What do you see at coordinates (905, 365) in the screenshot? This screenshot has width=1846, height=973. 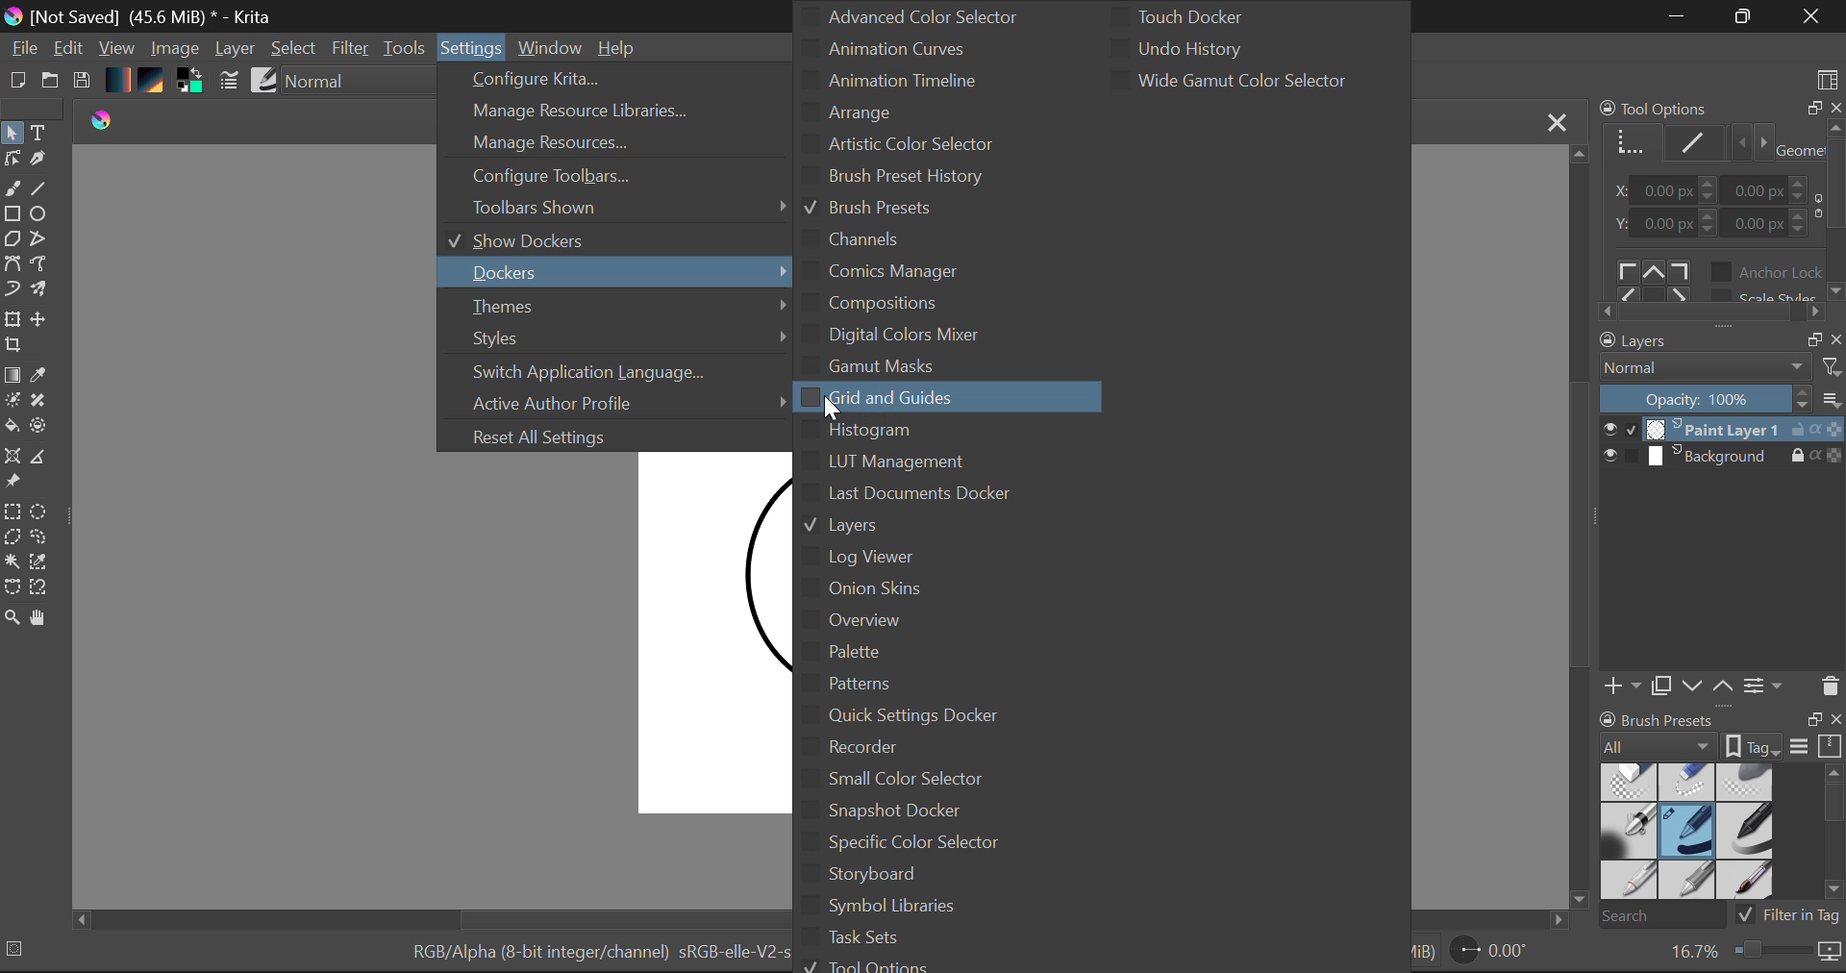 I see `Gamut Masks` at bounding box center [905, 365].